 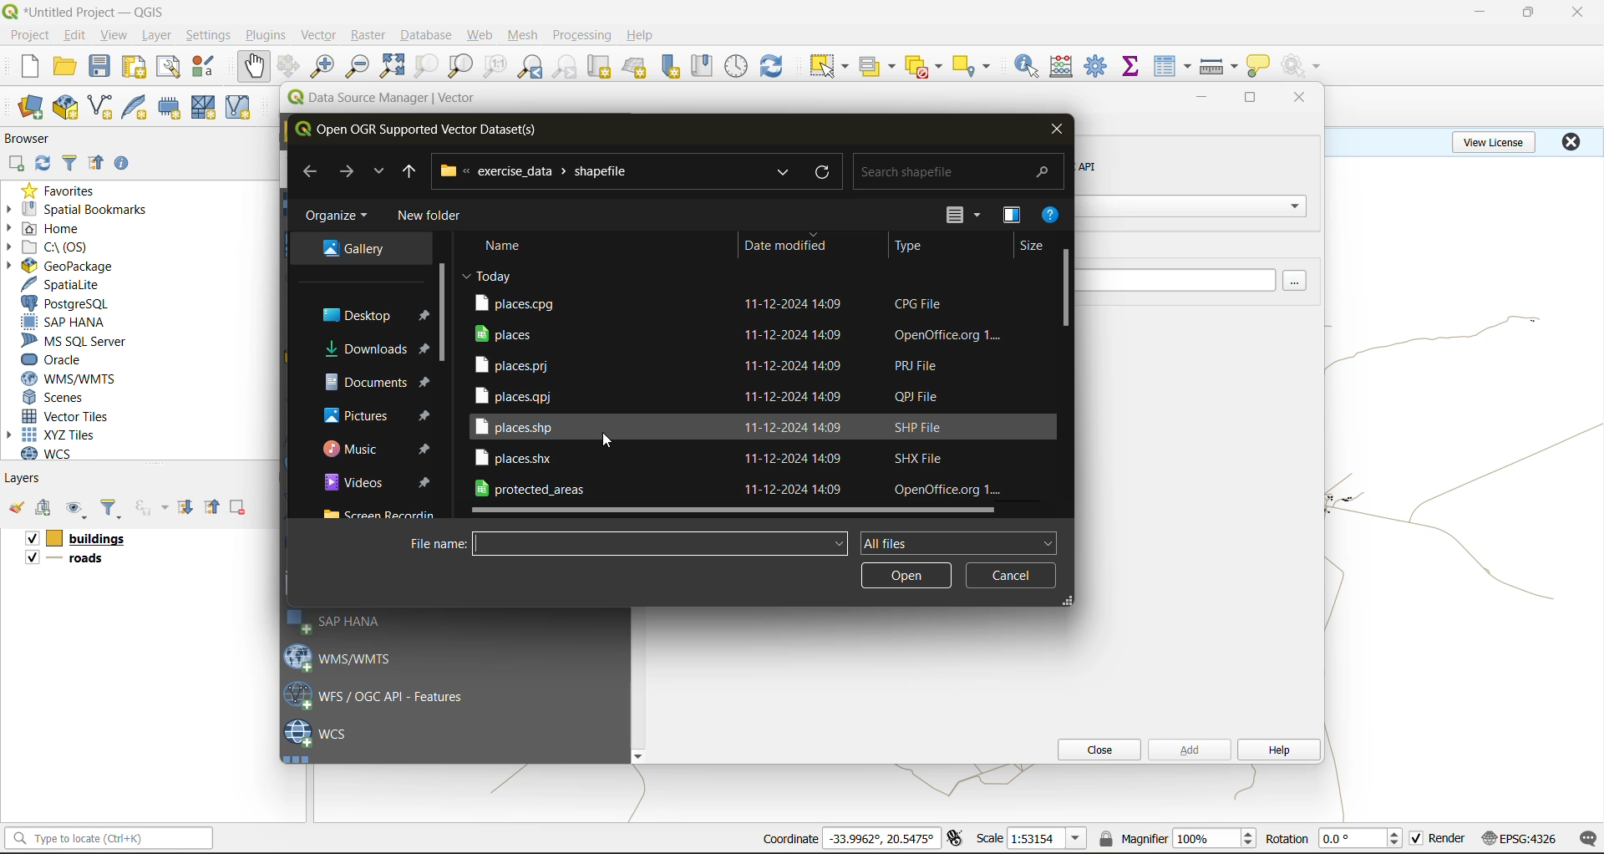 What do you see at coordinates (15, 165) in the screenshot?
I see `add` at bounding box center [15, 165].